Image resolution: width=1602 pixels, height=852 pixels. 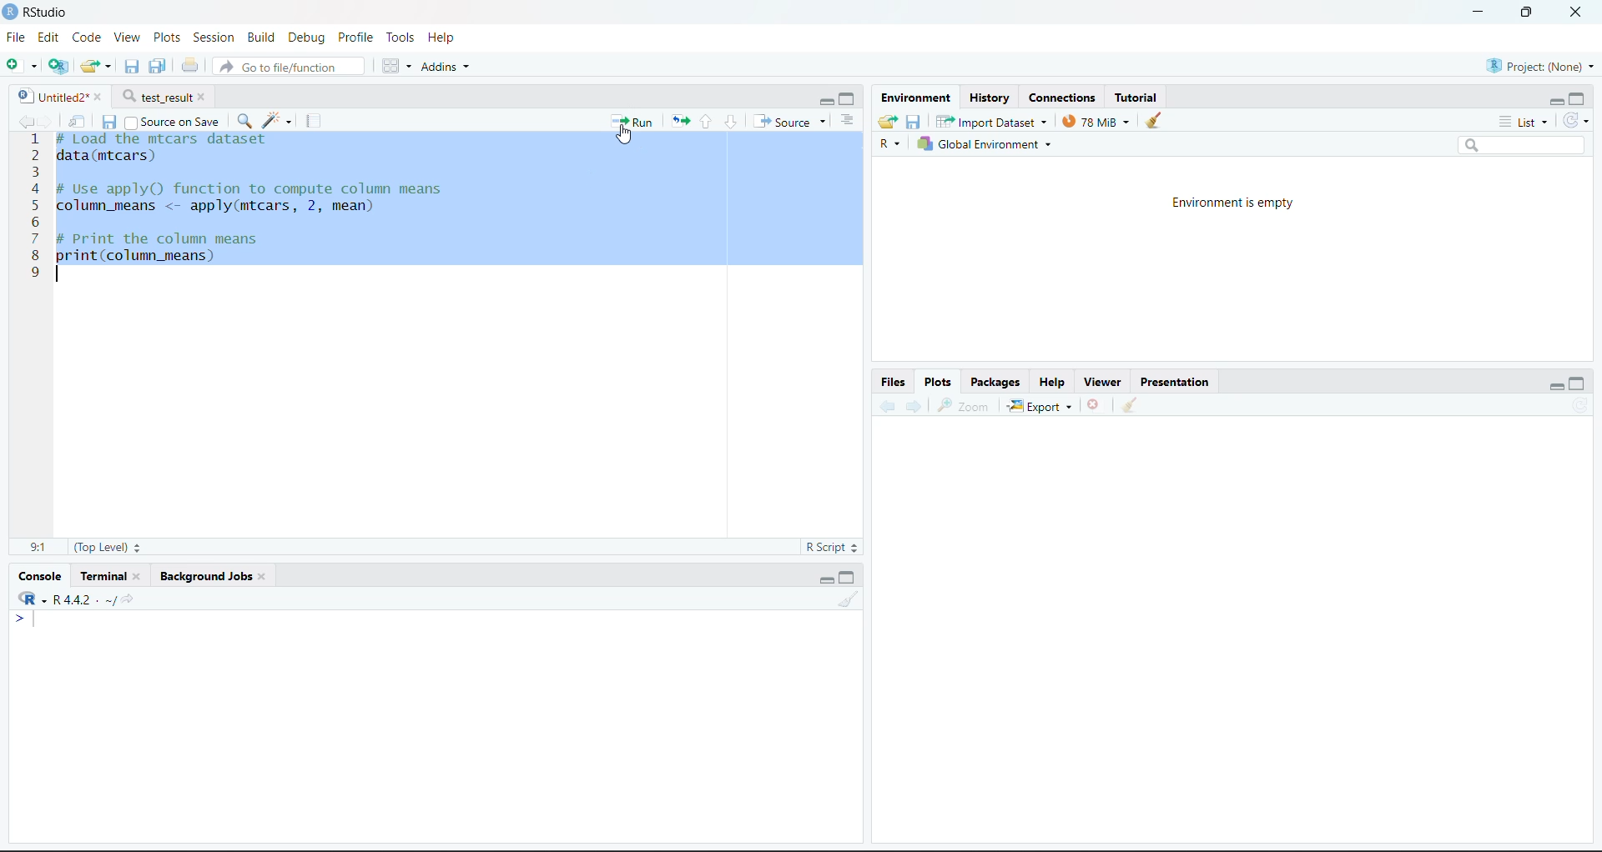 What do you see at coordinates (1162, 121) in the screenshot?
I see `Clear console (Ctrl +L)` at bounding box center [1162, 121].